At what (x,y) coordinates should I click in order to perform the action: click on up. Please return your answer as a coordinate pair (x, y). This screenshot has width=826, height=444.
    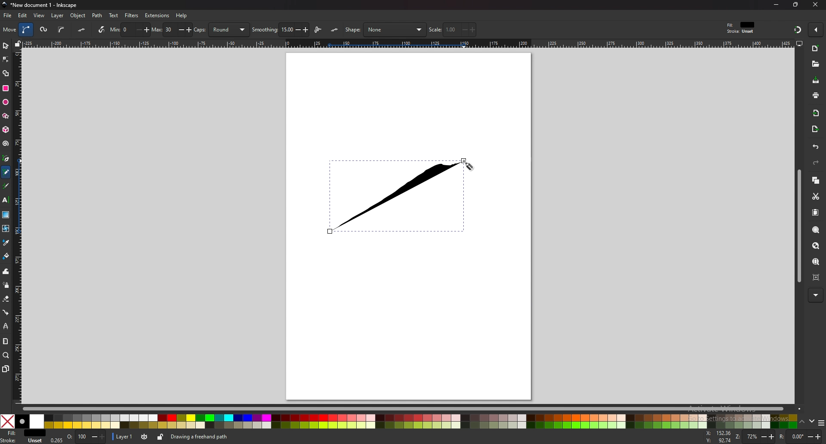
    Looking at the image, I should click on (802, 422).